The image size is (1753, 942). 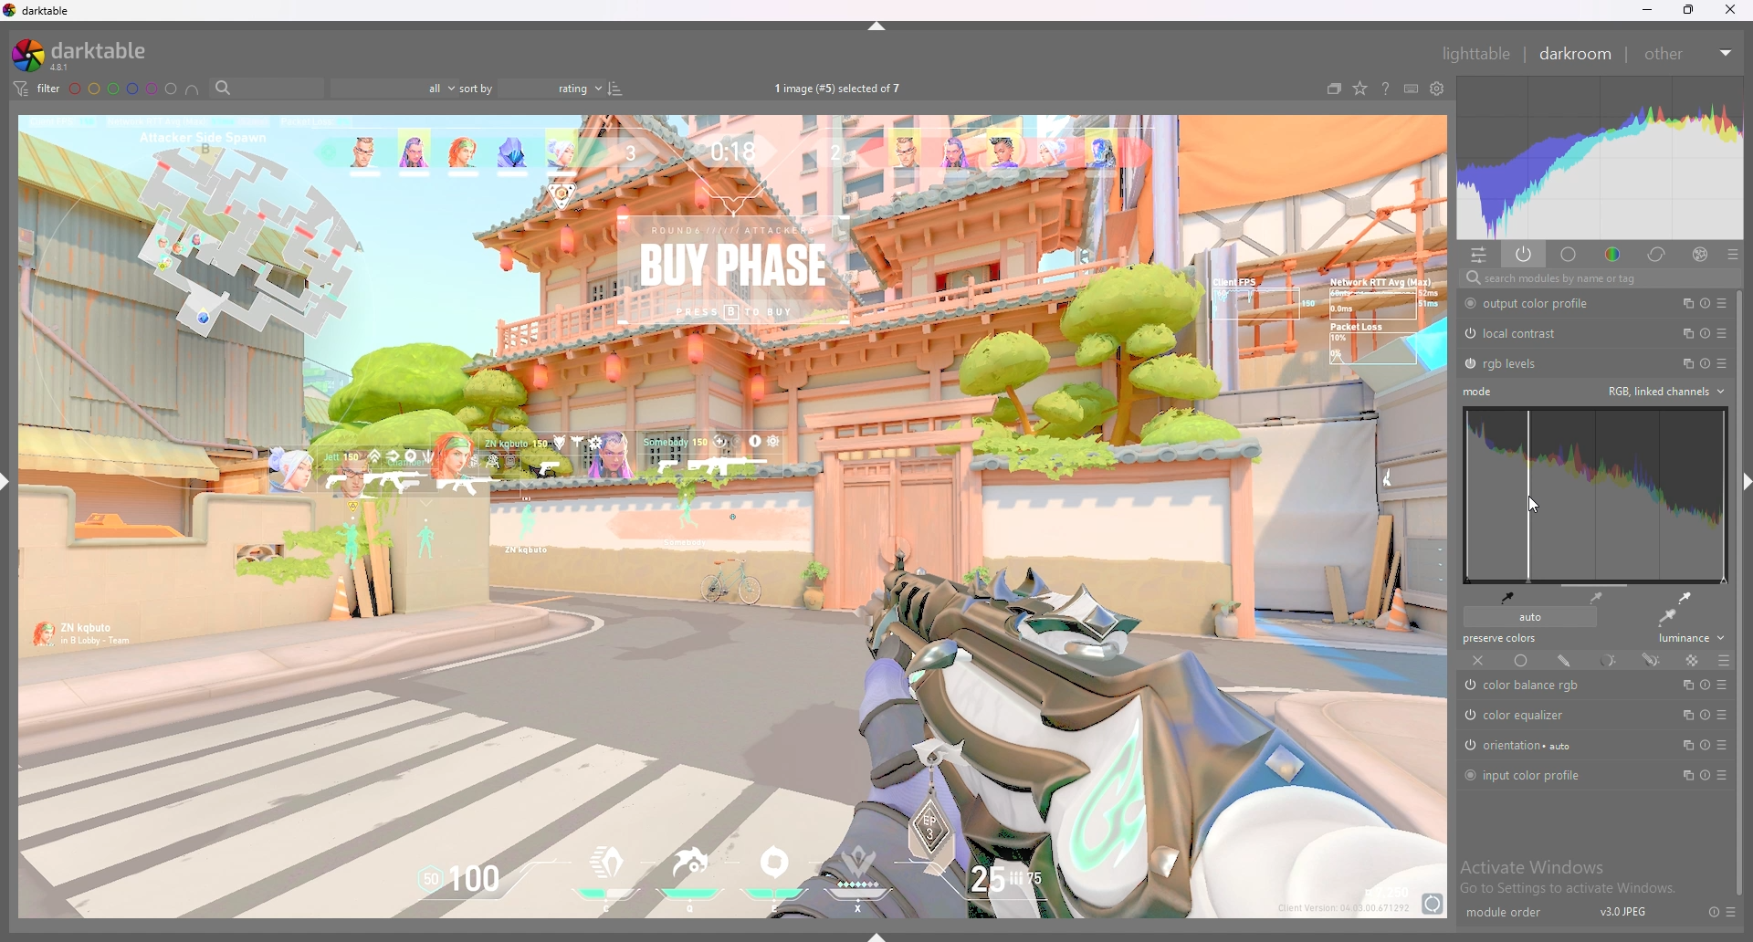 What do you see at coordinates (1595, 279) in the screenshot?
I see `search modules` at bounding box center [1595, 279].